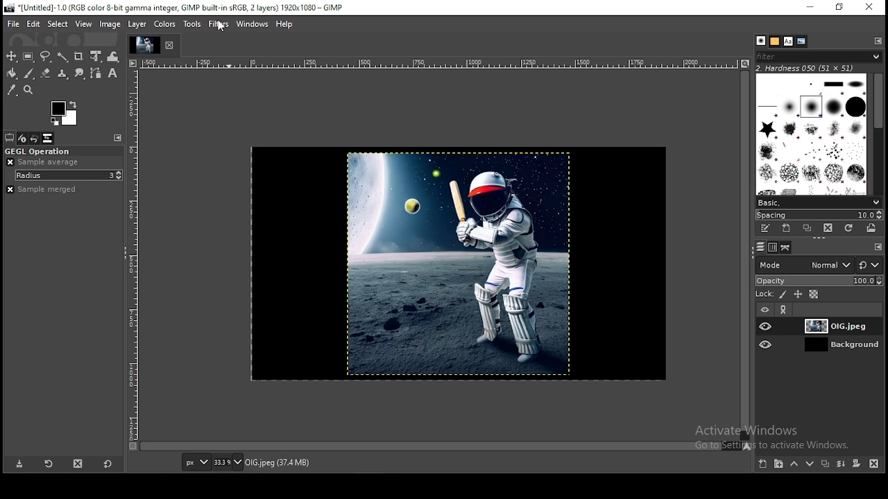  What do you see at coordinates (745, 256) in the screenshot?
I see `scroll bar` at bounding box center [745, 256].